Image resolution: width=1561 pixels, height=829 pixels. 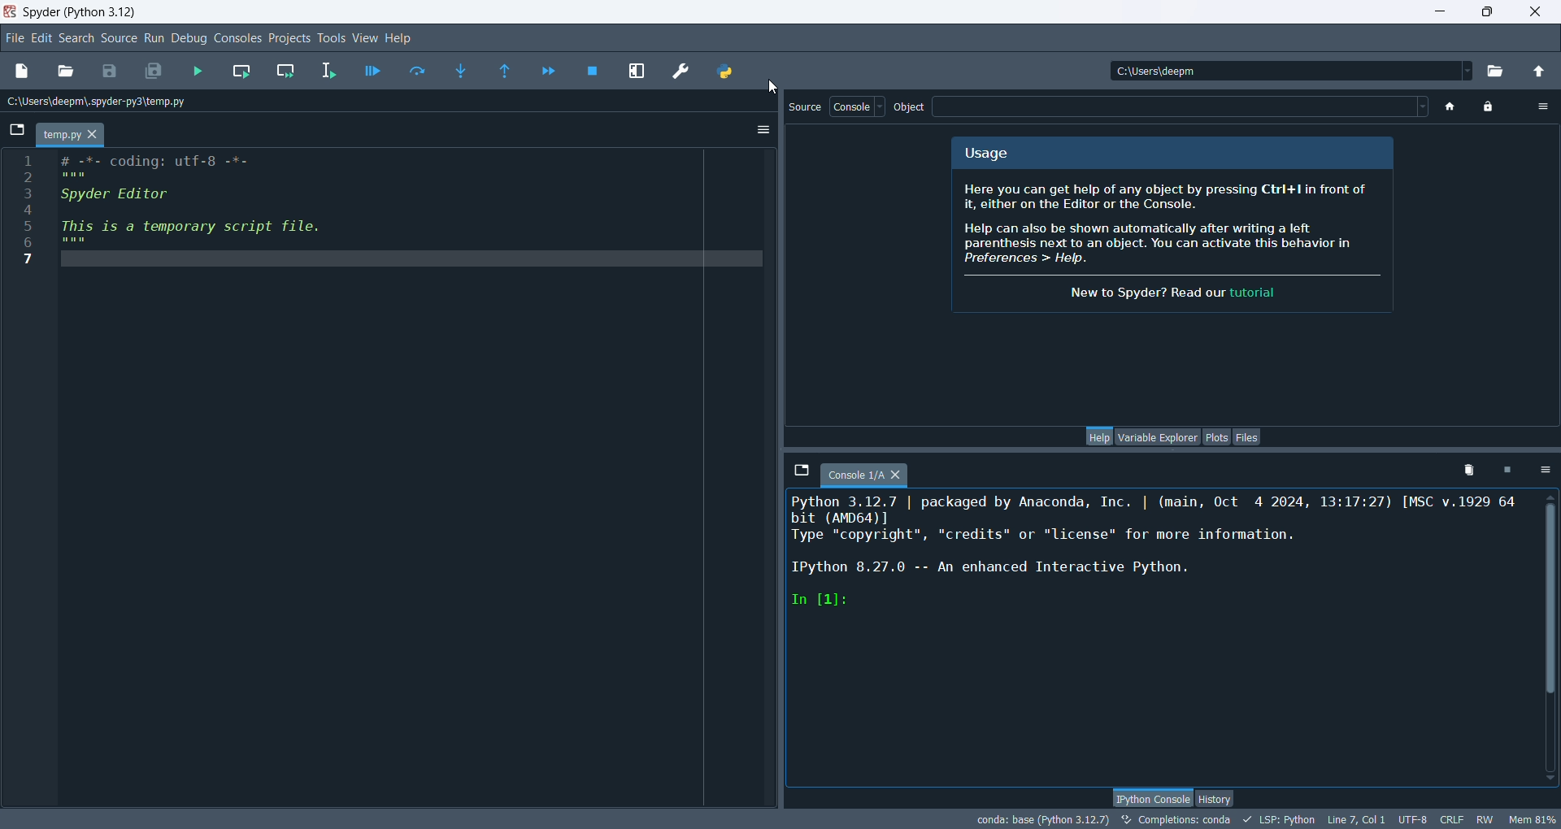 What do you see at coordinates (1451, 819) in the screenshot?
I see `CRLF` at bounding box center [1451, 819].